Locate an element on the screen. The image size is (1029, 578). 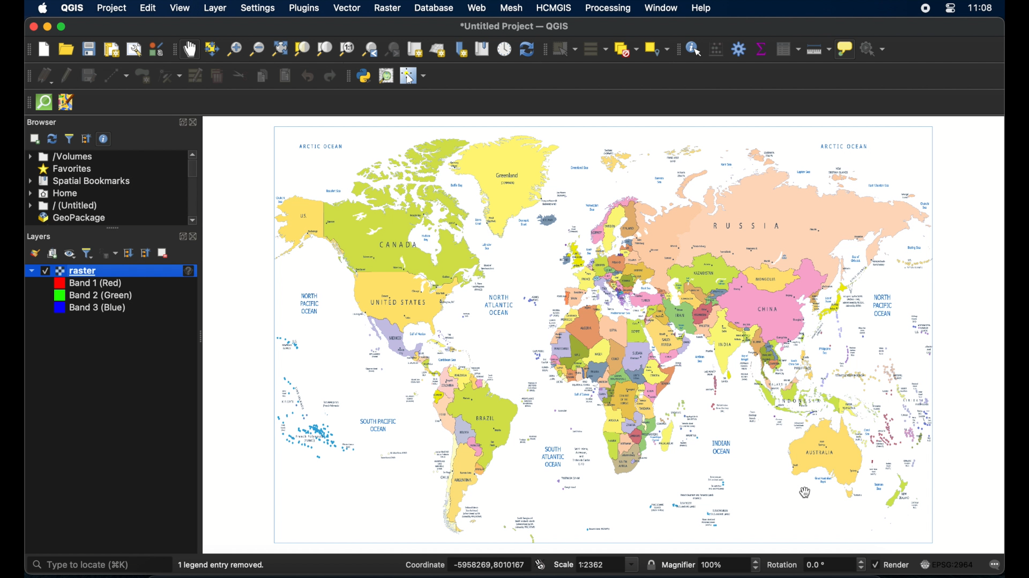
zoom full is located at coordinates (279, 48).